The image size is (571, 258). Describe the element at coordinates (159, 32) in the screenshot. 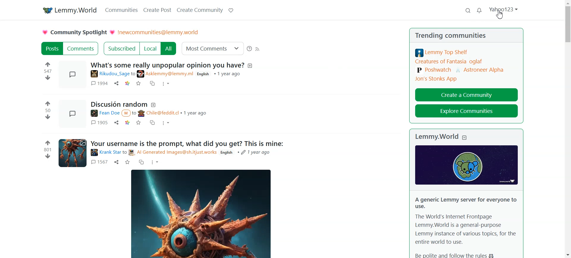

I see `!newcommunities@lemmy.world` at that location.